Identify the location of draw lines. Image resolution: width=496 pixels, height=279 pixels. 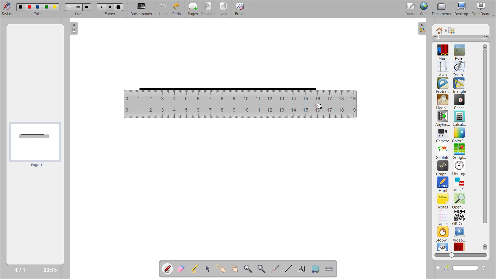
(288, 268).